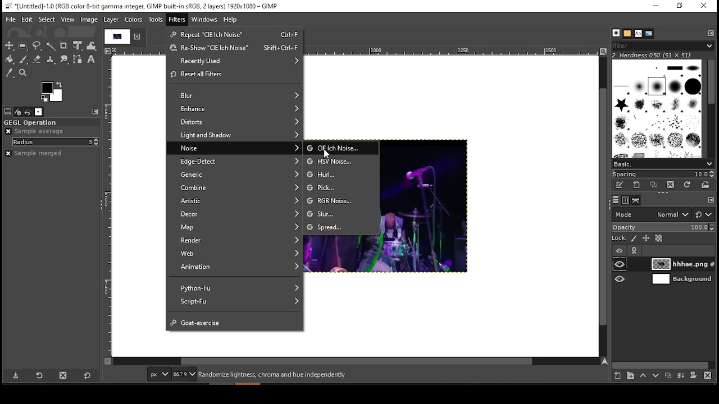 This screenshot has height=404, width=719. What do you see at coordinates (234, 95) in the screenshot?
I see `blur` at bounding box center [234, 95].